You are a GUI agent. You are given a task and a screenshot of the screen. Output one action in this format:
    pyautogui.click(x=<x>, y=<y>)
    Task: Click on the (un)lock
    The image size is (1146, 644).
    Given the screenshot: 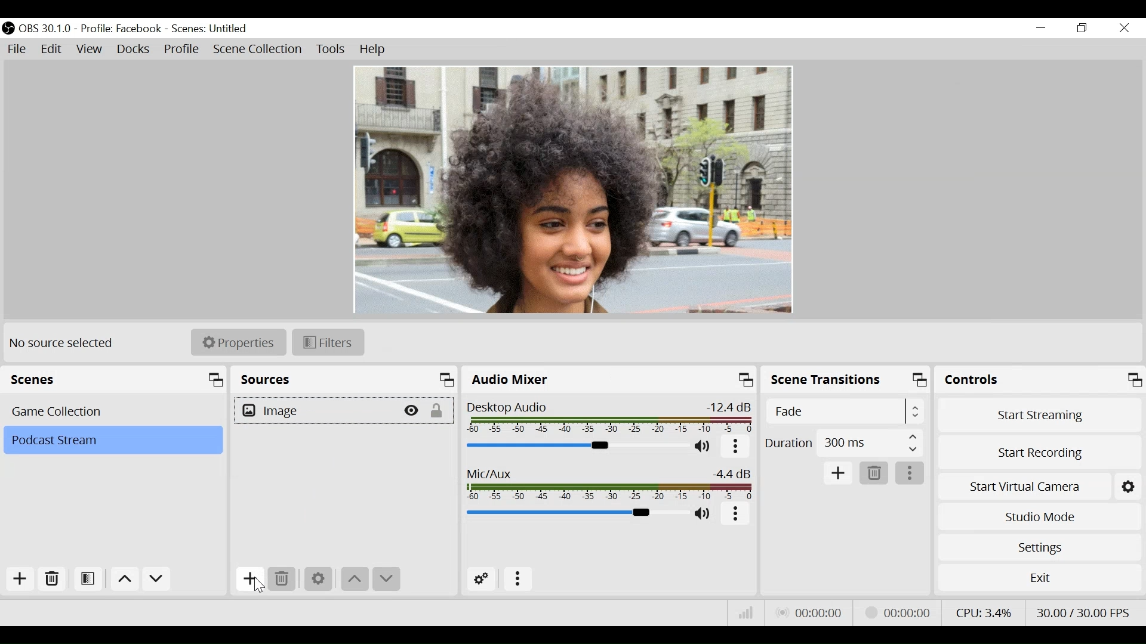 What is the action you would take?
    pyautogui.click(x=440, y=411)
    